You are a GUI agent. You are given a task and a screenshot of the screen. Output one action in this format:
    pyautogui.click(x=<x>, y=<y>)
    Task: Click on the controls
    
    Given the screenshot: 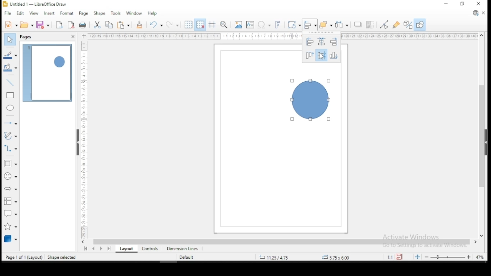 What is the action you would take?
    pyautogui.click(x=149, y=248)
    